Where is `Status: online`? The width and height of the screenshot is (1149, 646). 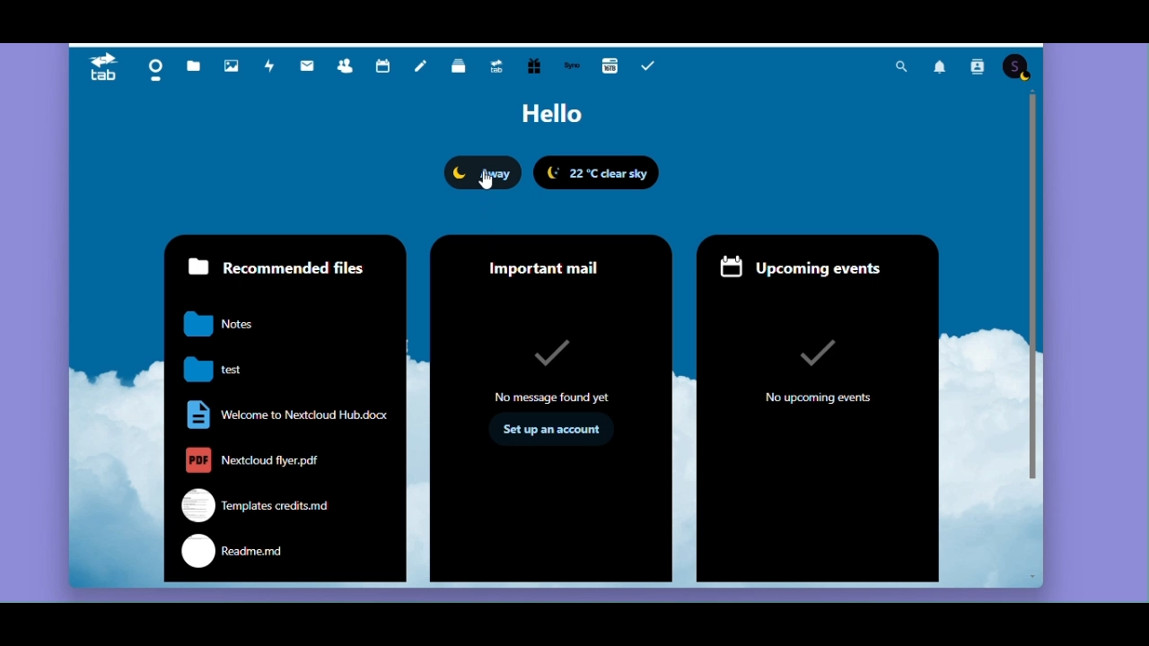
Status: online is located at coordinates (483, 172).